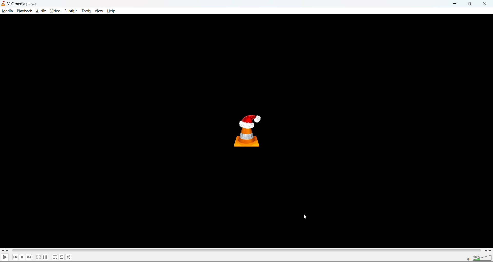 The height and width of the screenshot is (262, 493). Describe the element at coordinates (487, 4) in the screenshot. I see `close` at that location.